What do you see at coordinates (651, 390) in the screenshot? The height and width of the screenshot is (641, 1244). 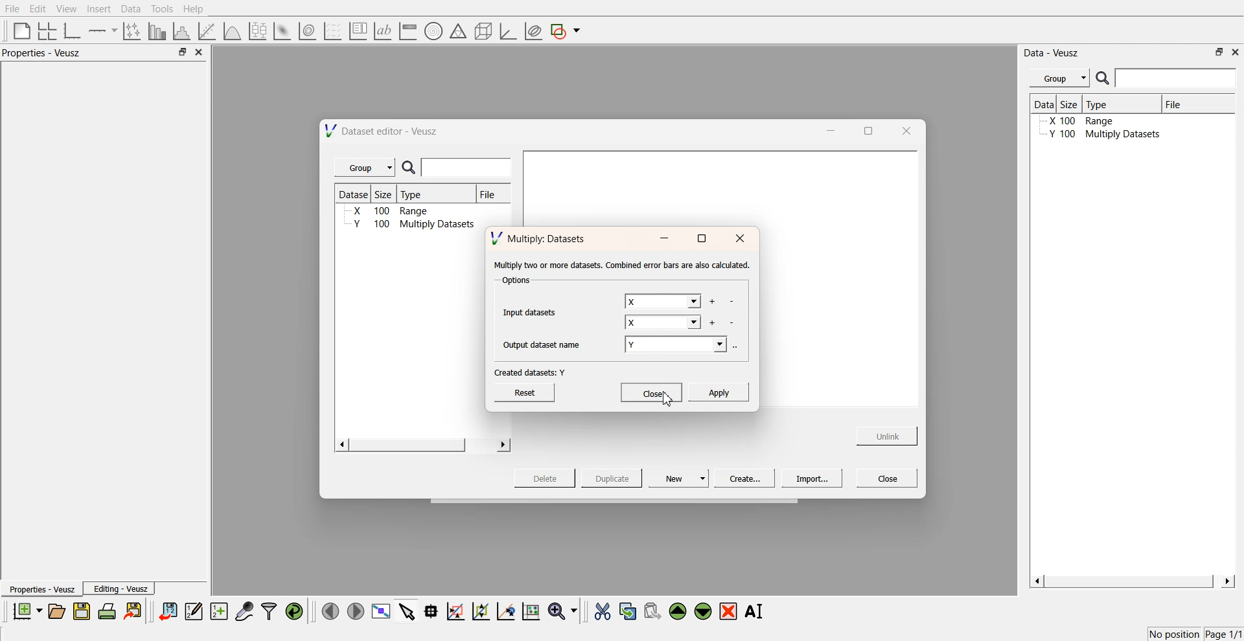 I see `Close.` at bounding box center [651, 390].